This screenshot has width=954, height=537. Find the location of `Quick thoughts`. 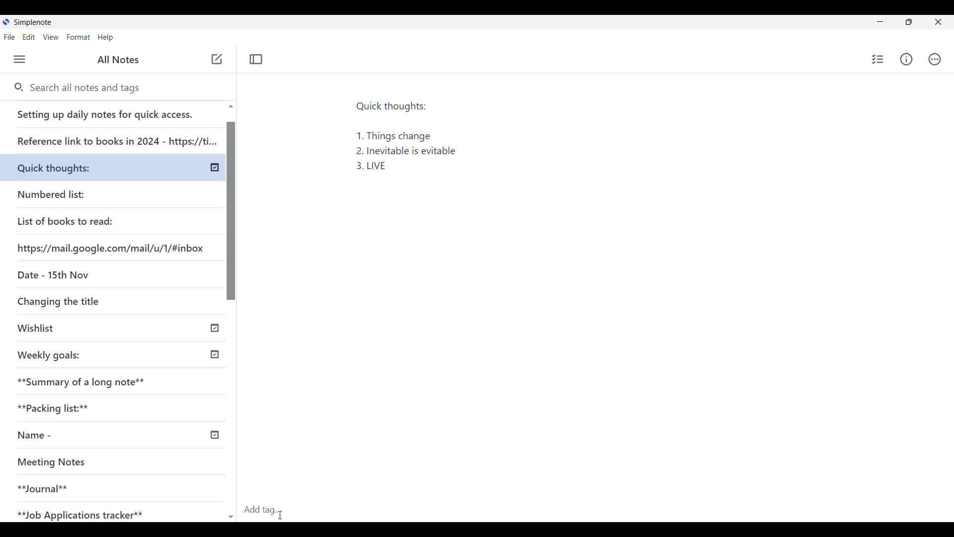

Quick thoughts is located at coordinates (77, 166).